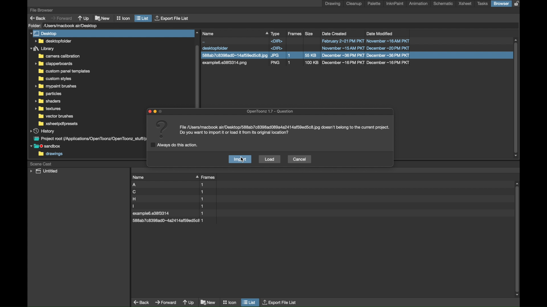 The height and width of the screenshot is (307, 547). Describe the element at coordinates (270, 159) in the screenshot. I see `load` at that location.